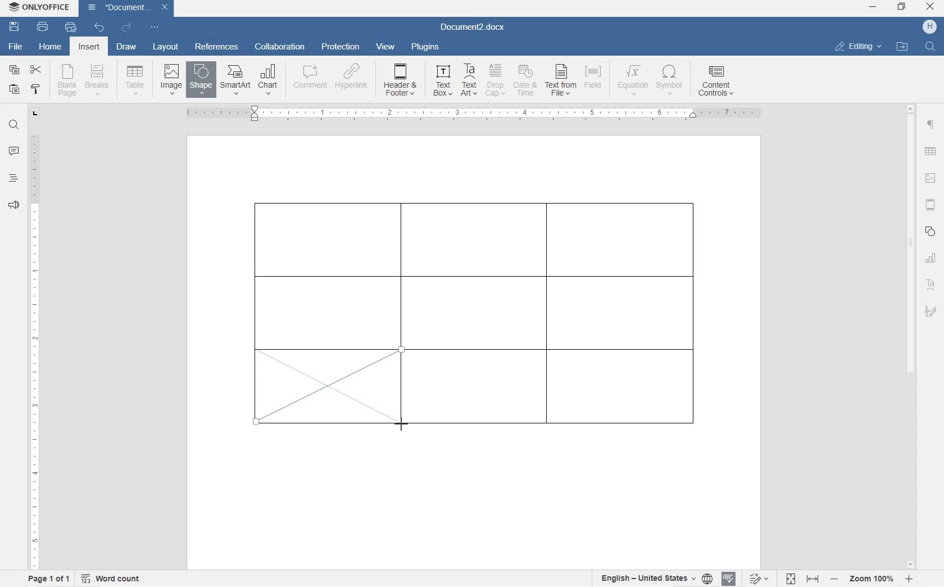 The image size is (944, 587). I want to click on home, so click(51, 47).